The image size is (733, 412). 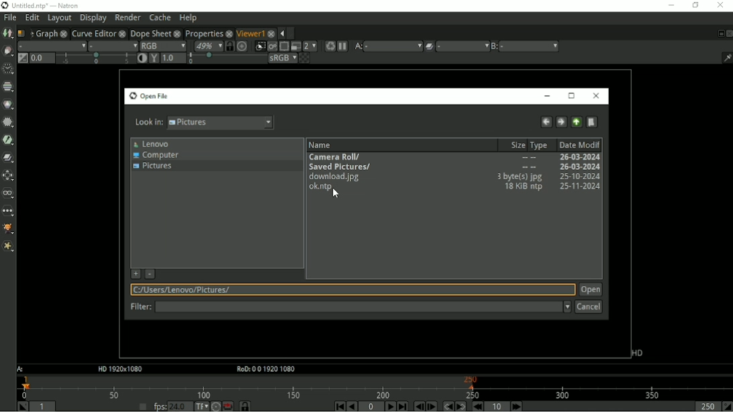 What do you see at coordinates (154, 167) in the screenshot?
I see `Pictures` at bounding box center [154, 167].